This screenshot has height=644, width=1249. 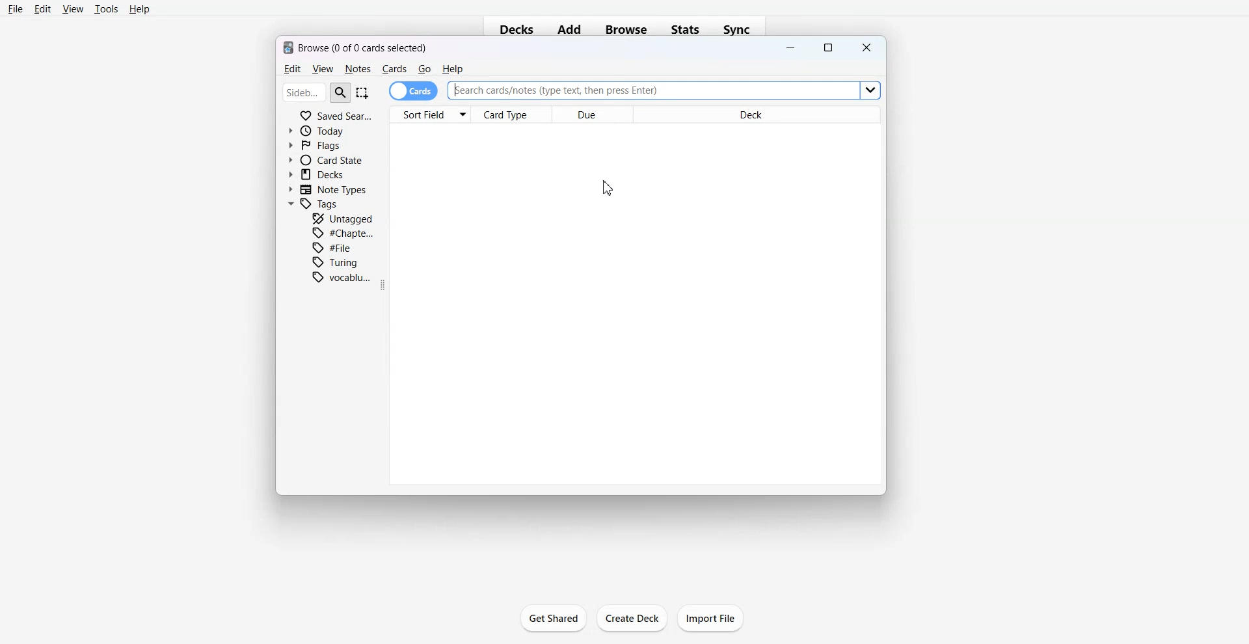 What do you see at coordinates (329, 189) in the screenshot?
I see `Note Types` at bounding box center [329, 189].